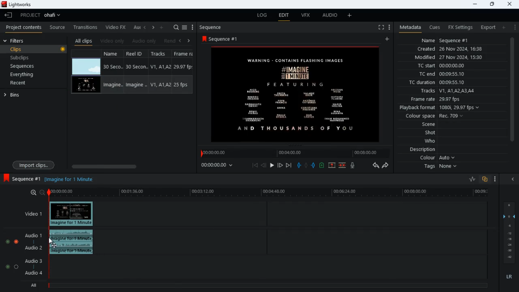  What do you see at coordinates (388, 27) in the screenshot?
I see `more` at bounding box center [388, 27].